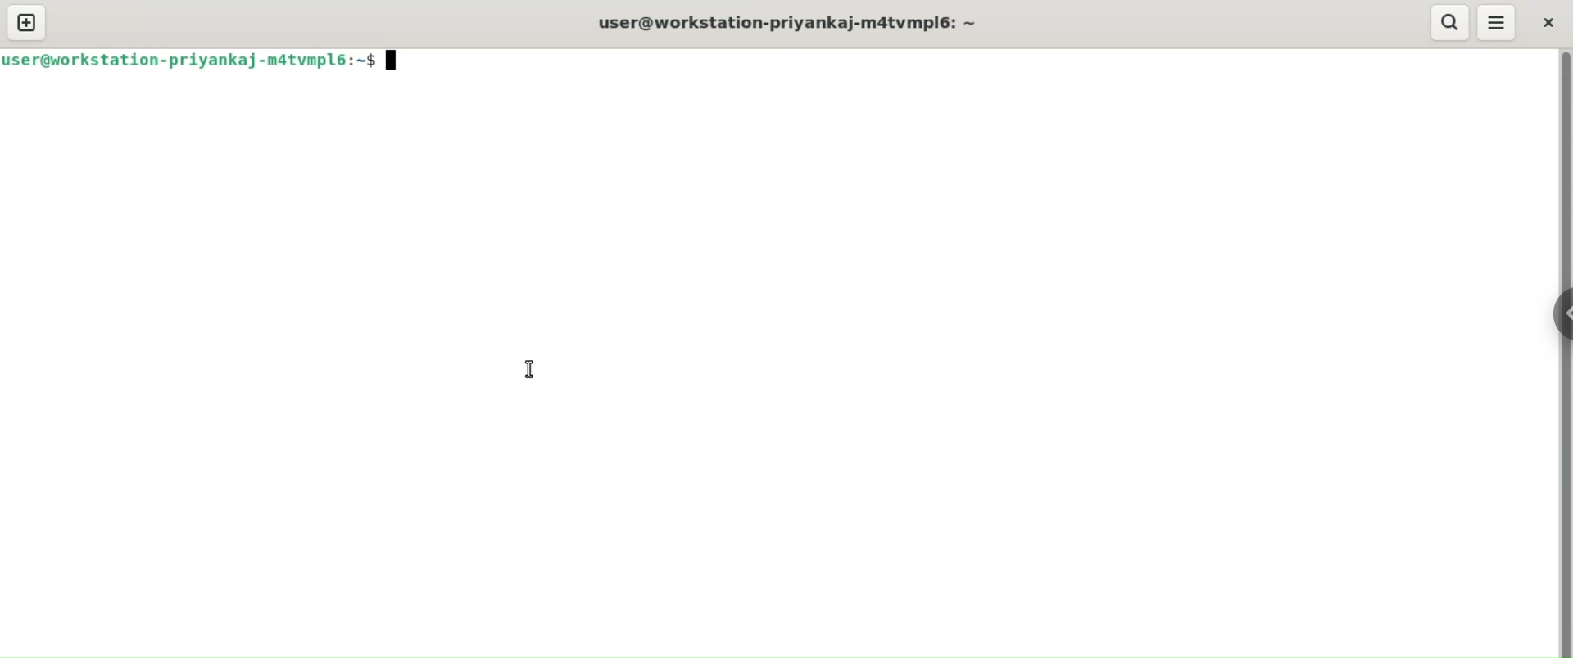  What do you see at coordinates (1497, 23) in the screenshot?
I see `menu` at bounding box center [1497, 23].